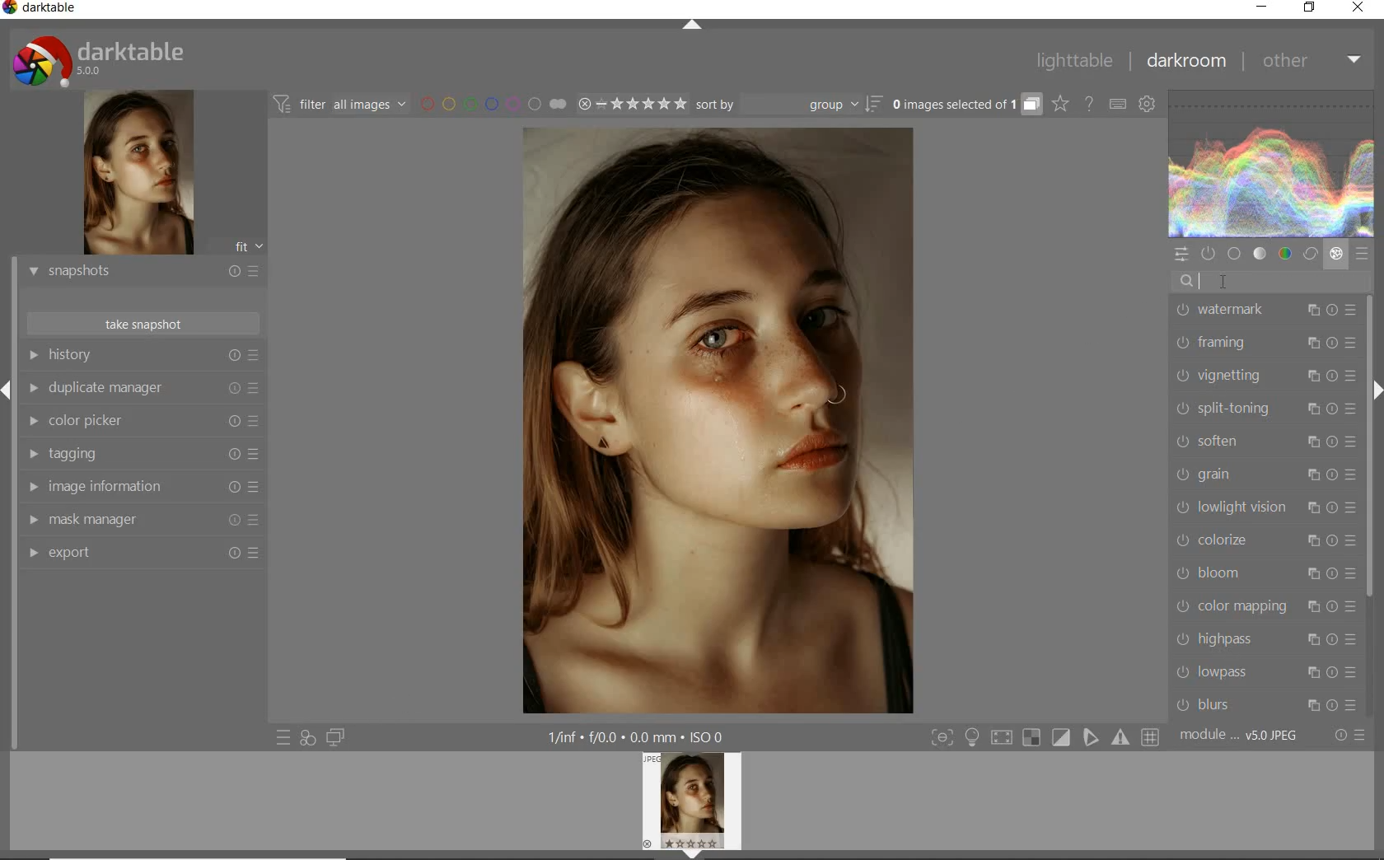  I want to click on search modules by name, so click(1271, 282).